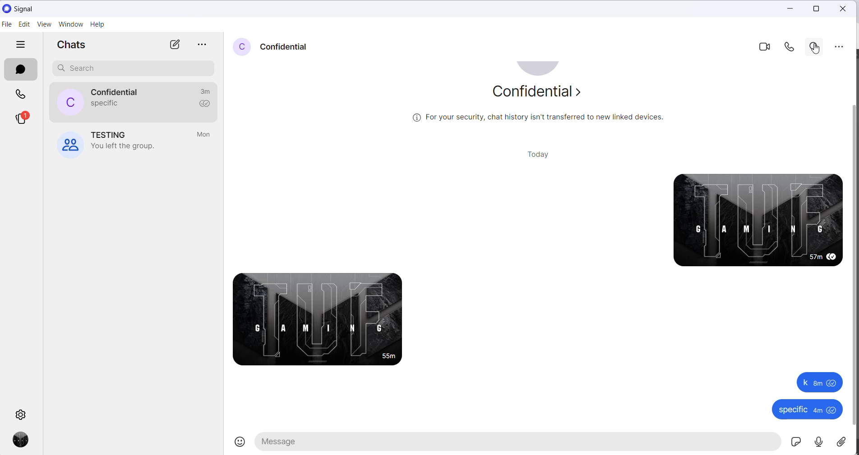 Image resolution: width=859 pixels, height=455 pixels. I want to click on hide tabs, so click(20, 44).